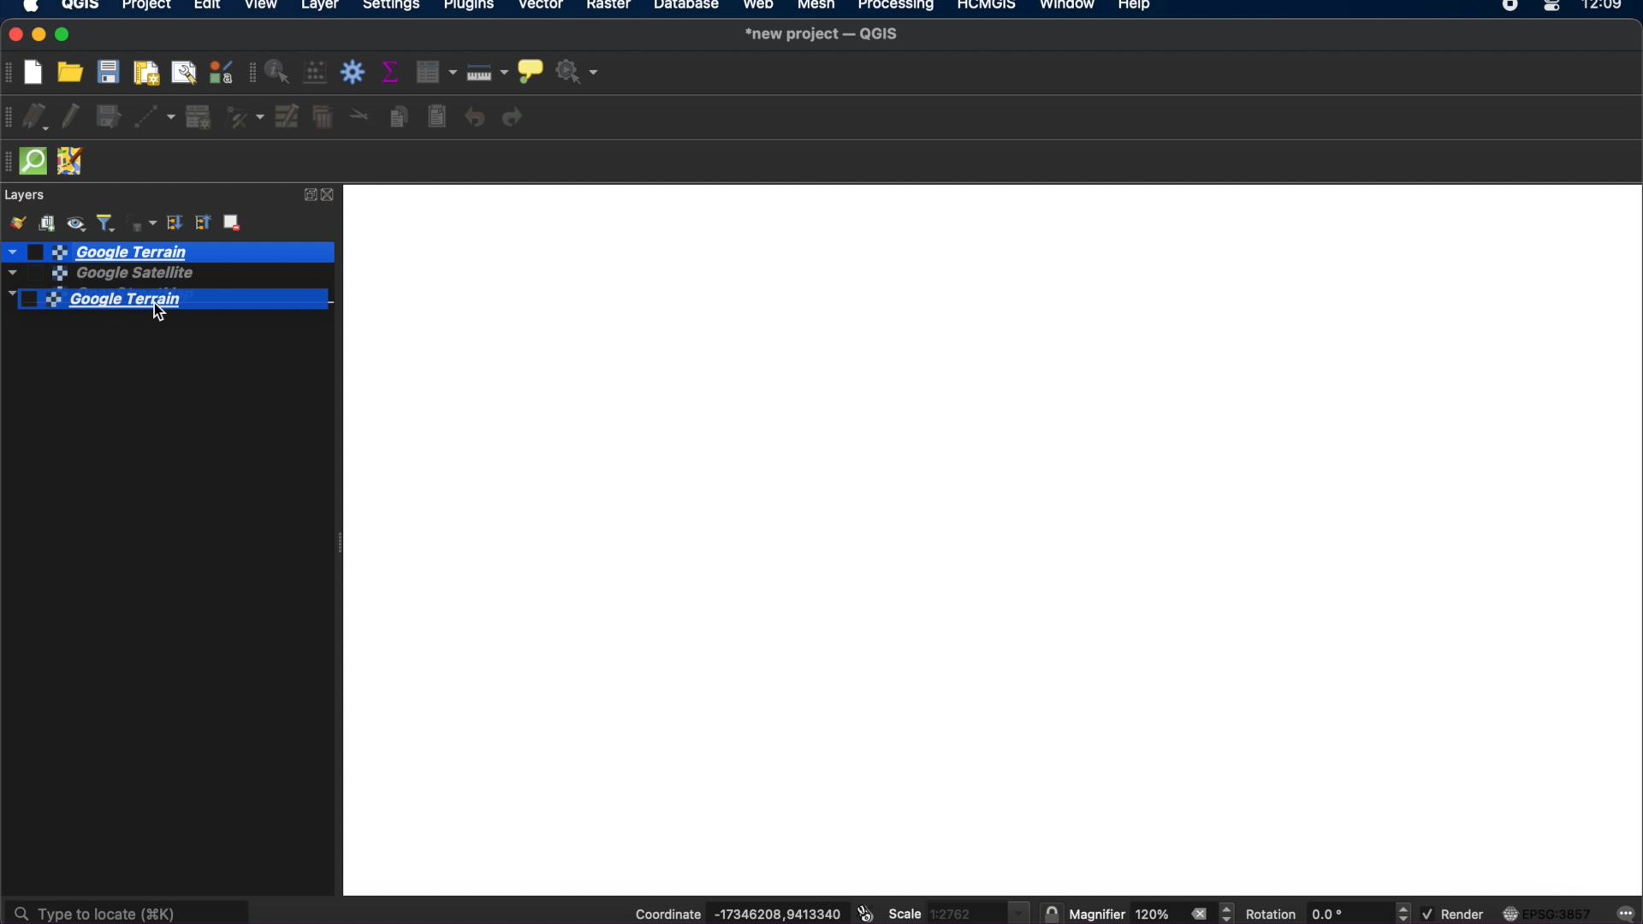 This screenshot has width=1643, height=924. What do you see at coordinates (38, 161) in the screenshot?
I see `quickOSm` at bounding box center [38, 161].